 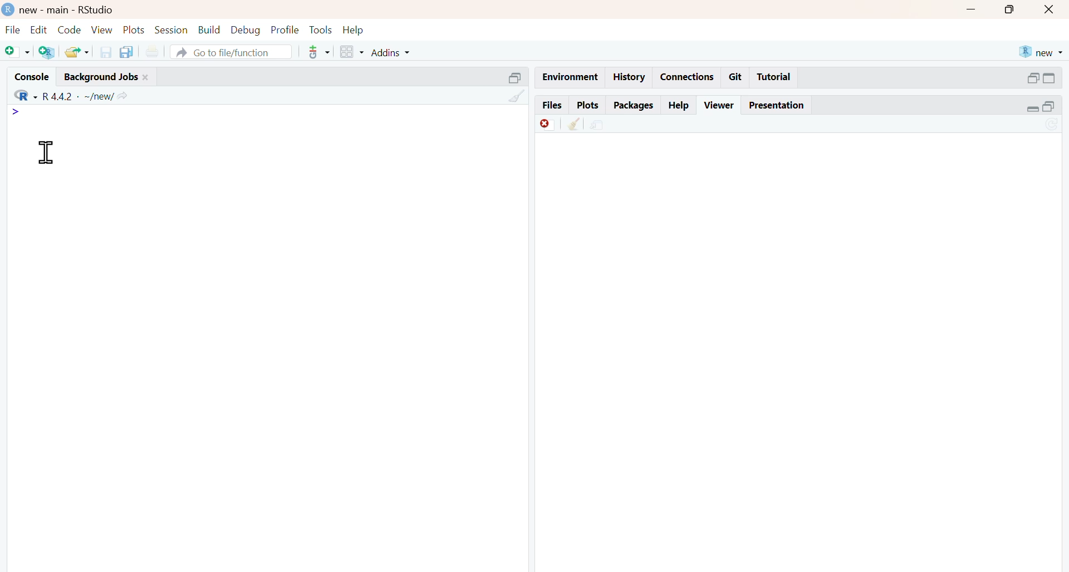 What do you see at coordinates (1050, 78) in the screenshot?
I see `expand/collapse` at bounding box center [1050, 78].